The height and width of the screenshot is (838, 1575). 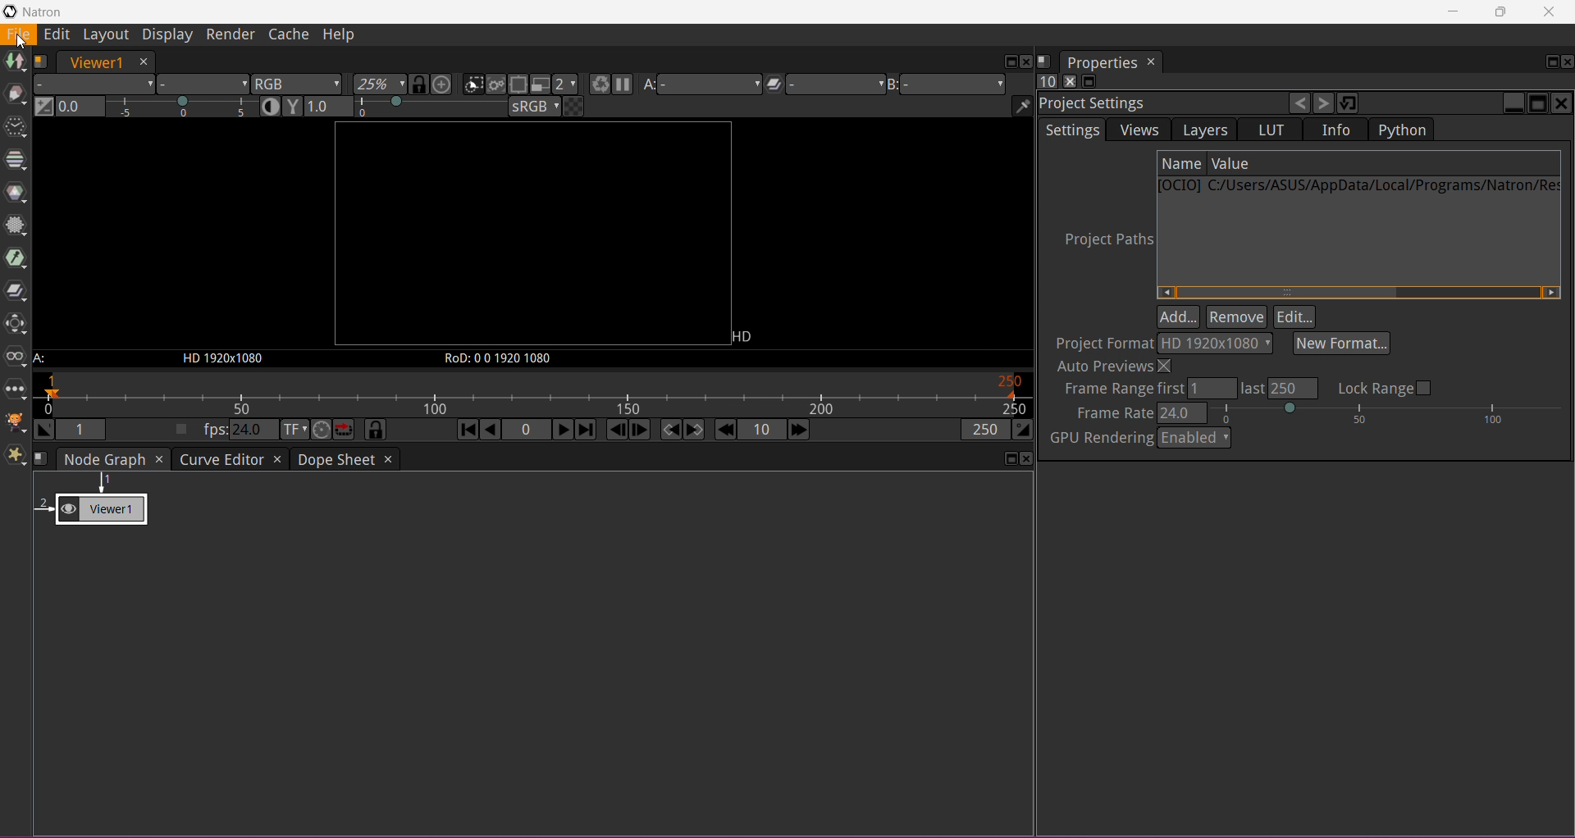 What do you see at coordinates (799, 430) in the screenshot?
I see `Next Increment` at bounding box center [799, 430].